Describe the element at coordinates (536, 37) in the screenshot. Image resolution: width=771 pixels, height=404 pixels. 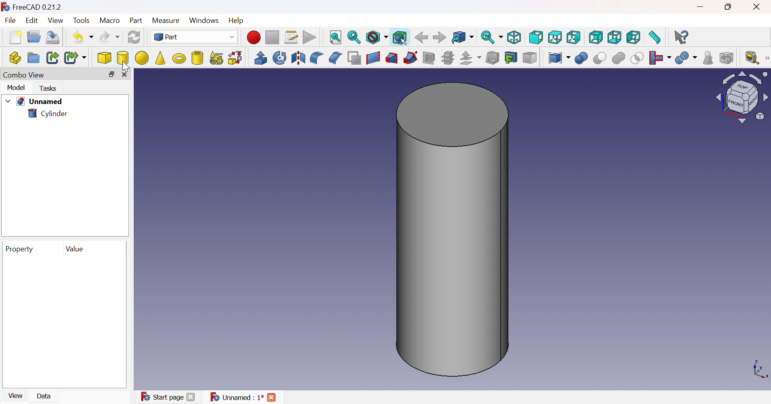
I see `Front` at that location.